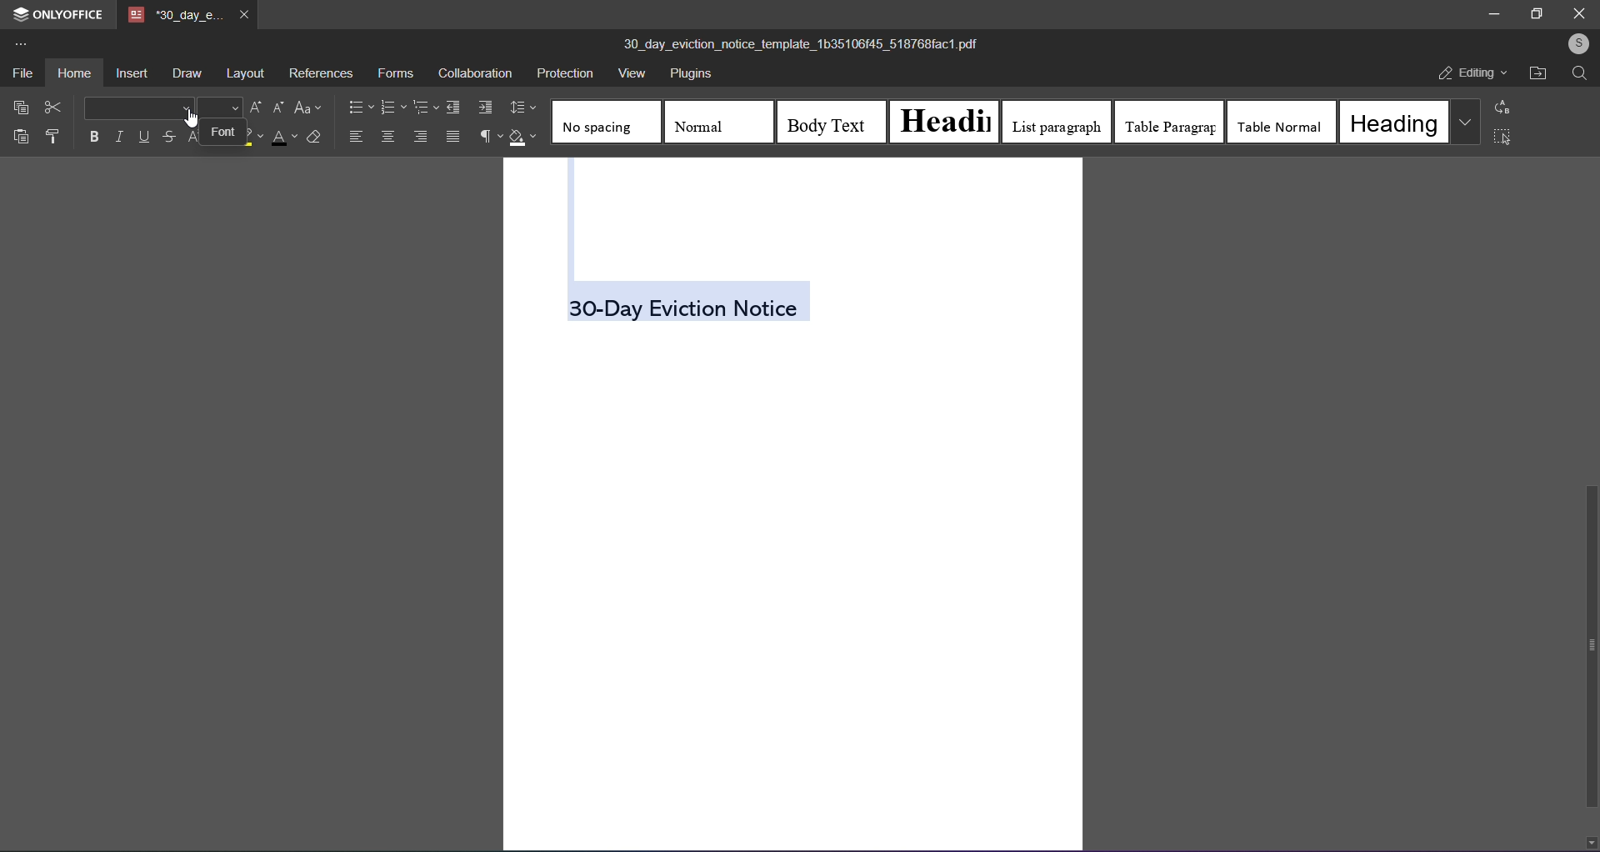 Image resolution: width=1600 pixels, height=852 pixels. I want to click on paste, so click(20, 134).